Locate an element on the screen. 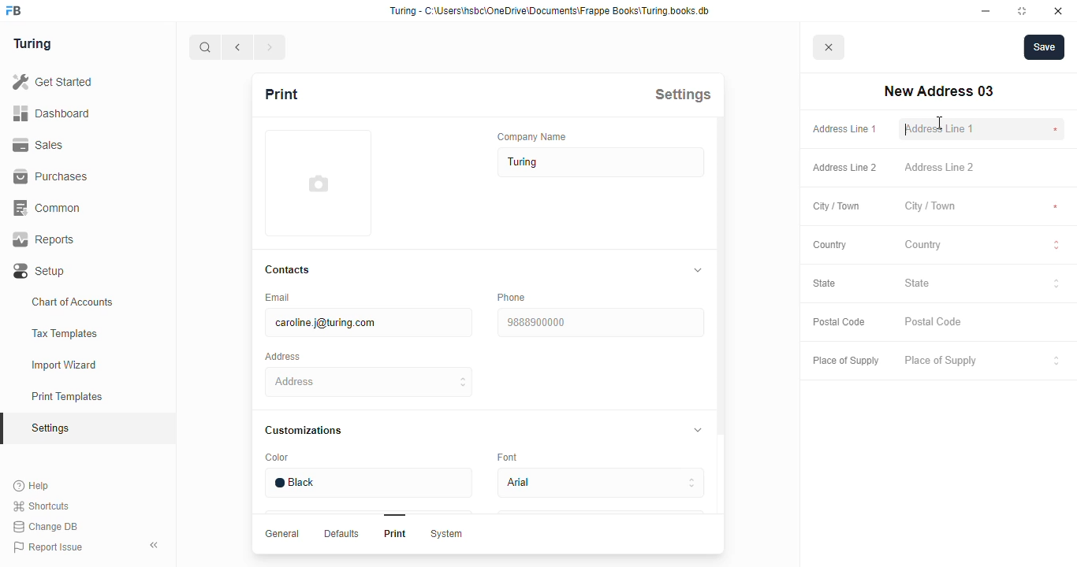  dashboard is located at coordinates (51, 113).